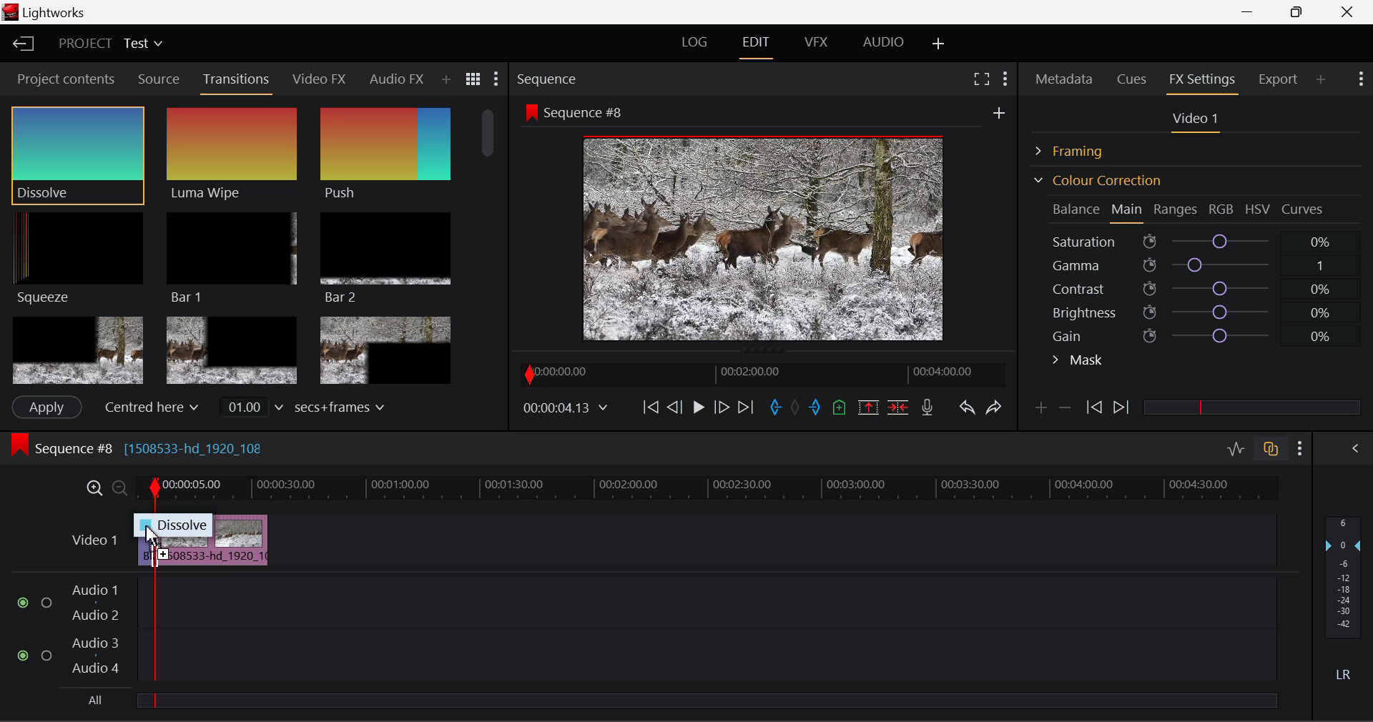 The image size is (1373, 722). I want to click on Audio FX, so click(392, 79).